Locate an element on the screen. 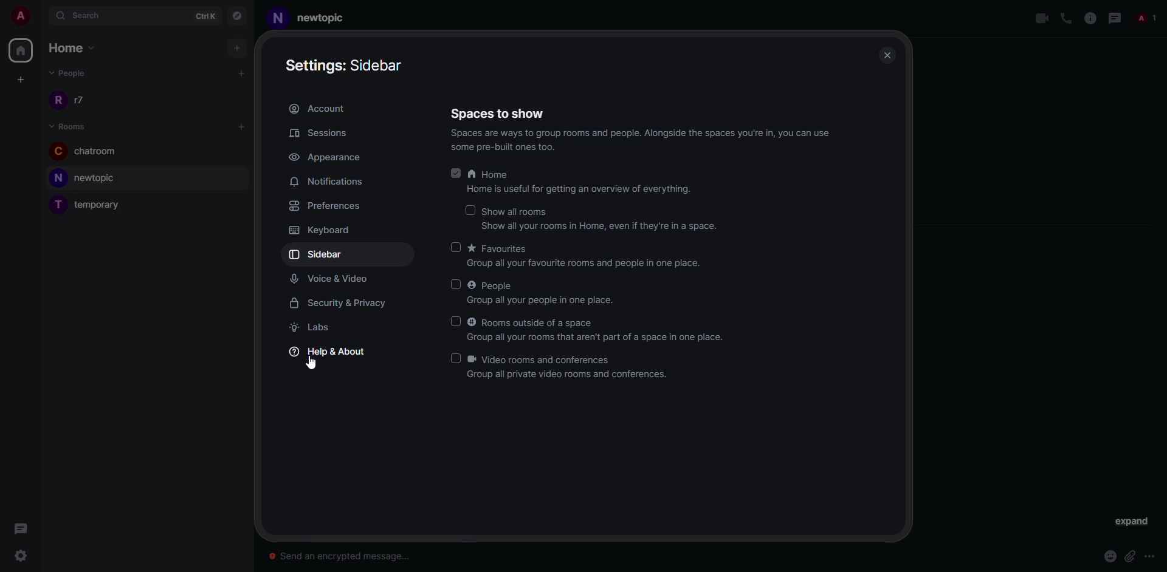 This screenshot has width=1167, height=572. click is located at coordinates (22, 556).